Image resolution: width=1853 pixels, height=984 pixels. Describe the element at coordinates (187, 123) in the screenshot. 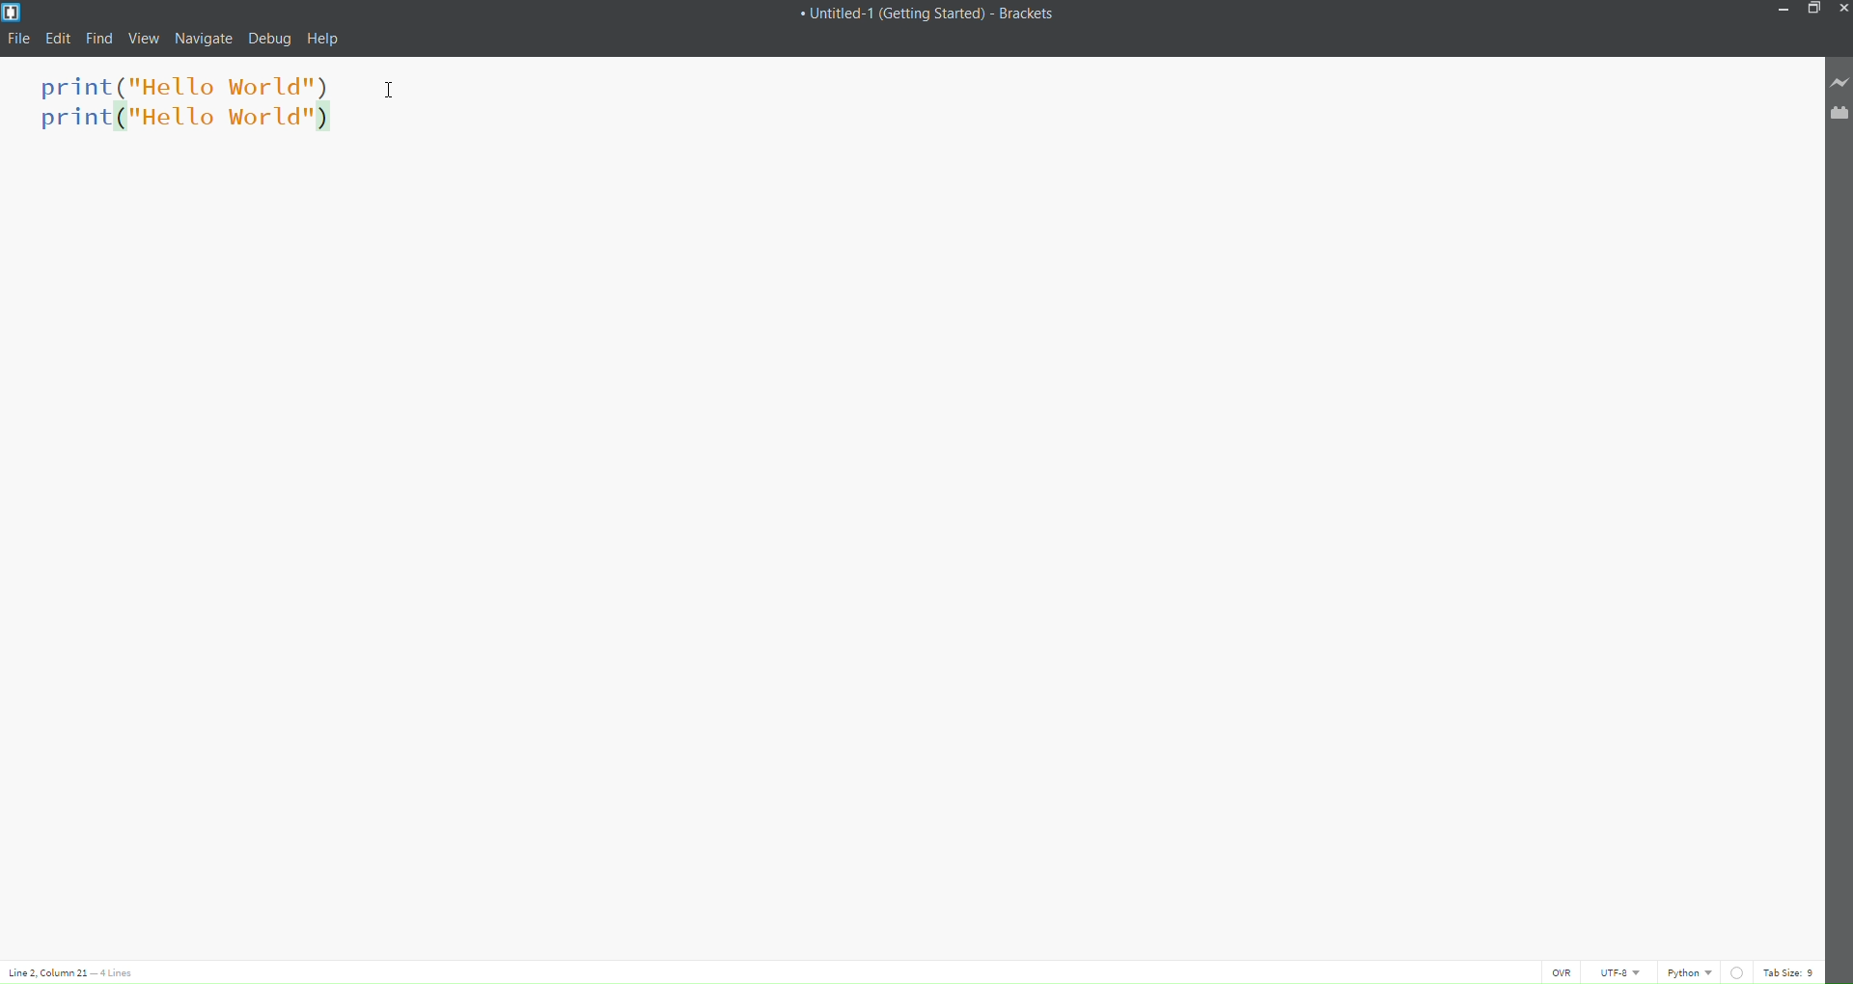

I see `duplicated line` at that location.